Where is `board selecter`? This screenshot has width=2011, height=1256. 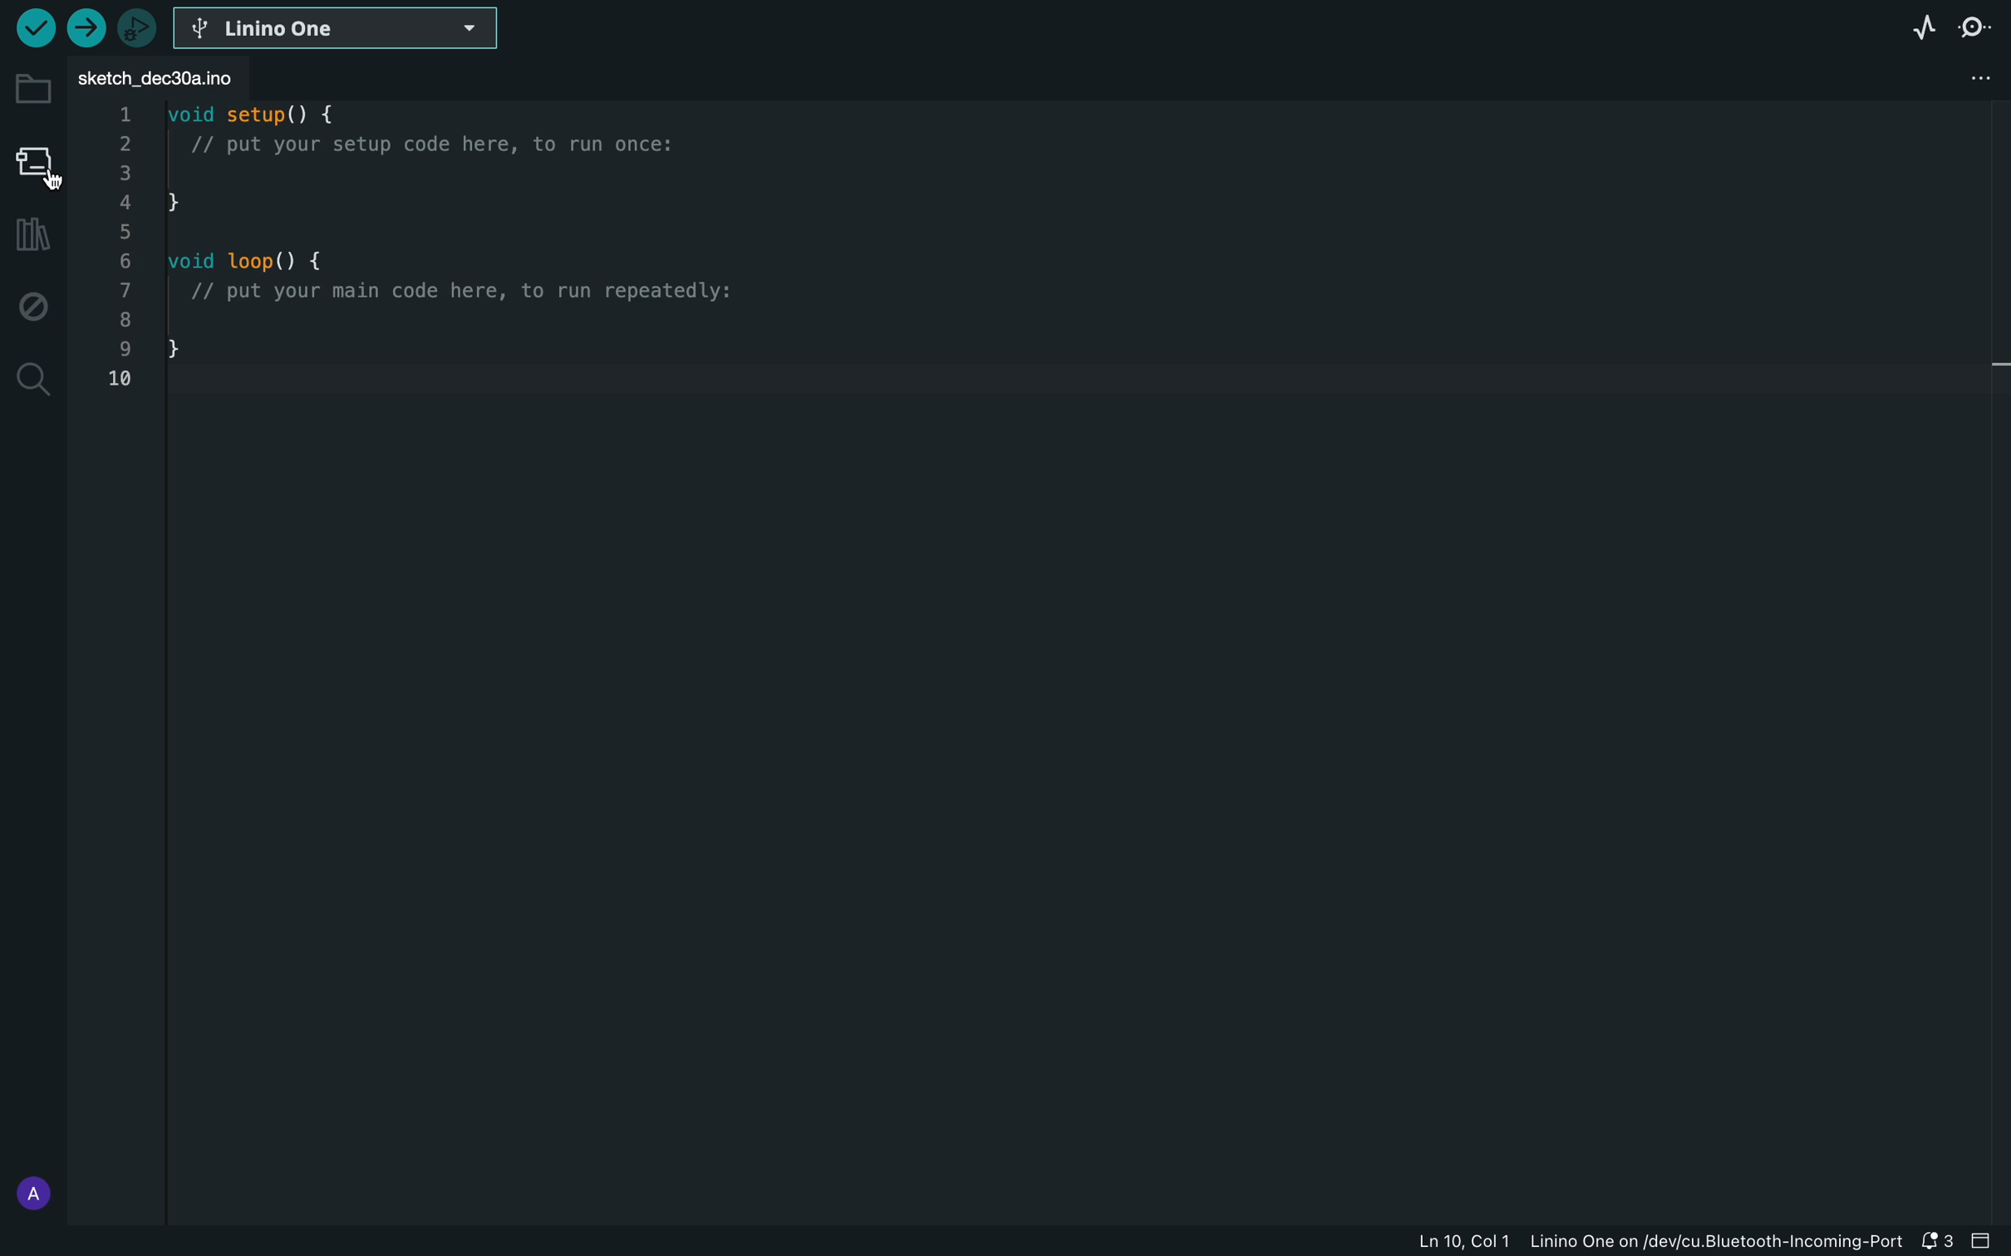 board selecter is located at coordinates (341, 29).